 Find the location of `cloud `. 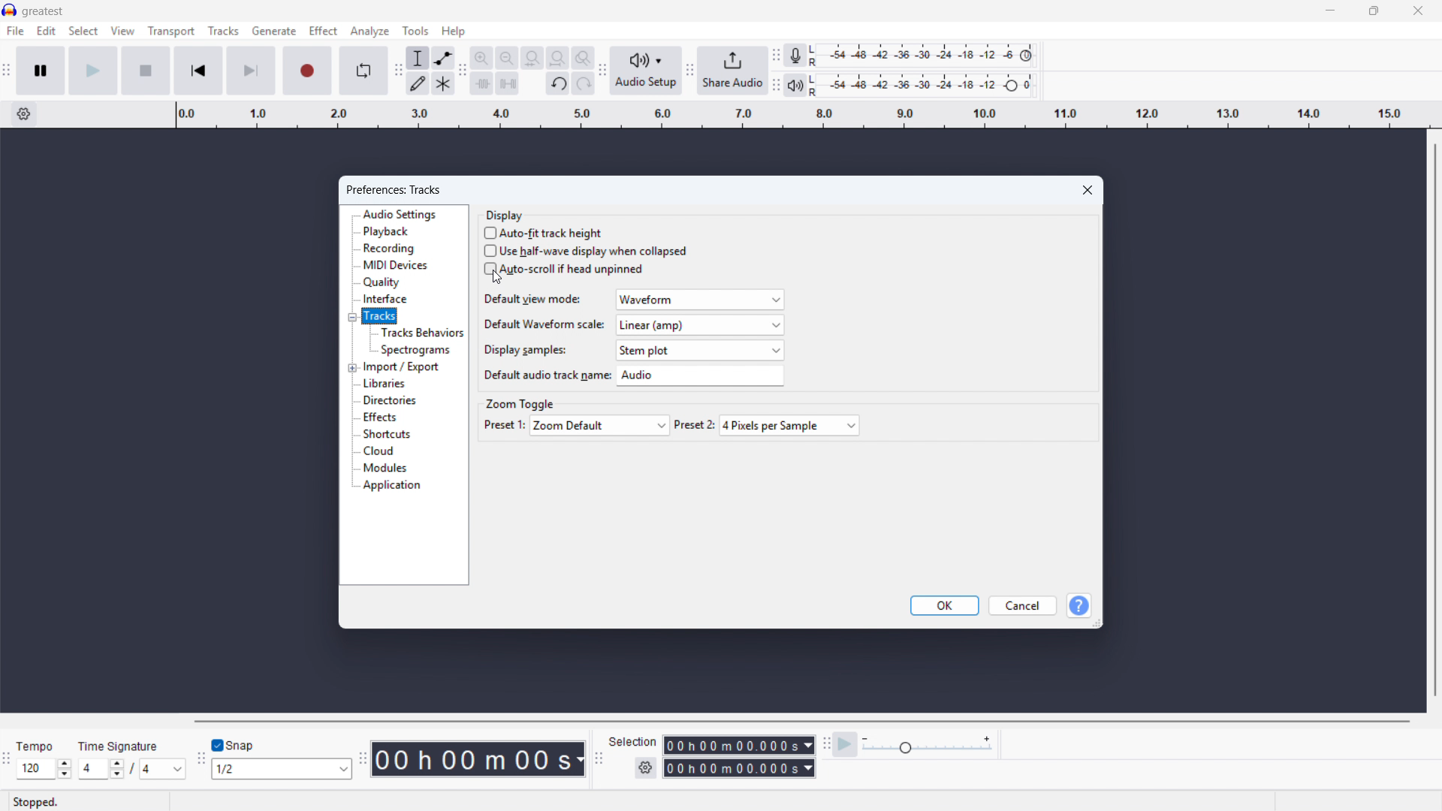

cloud  is located at coordinates (379, 451).